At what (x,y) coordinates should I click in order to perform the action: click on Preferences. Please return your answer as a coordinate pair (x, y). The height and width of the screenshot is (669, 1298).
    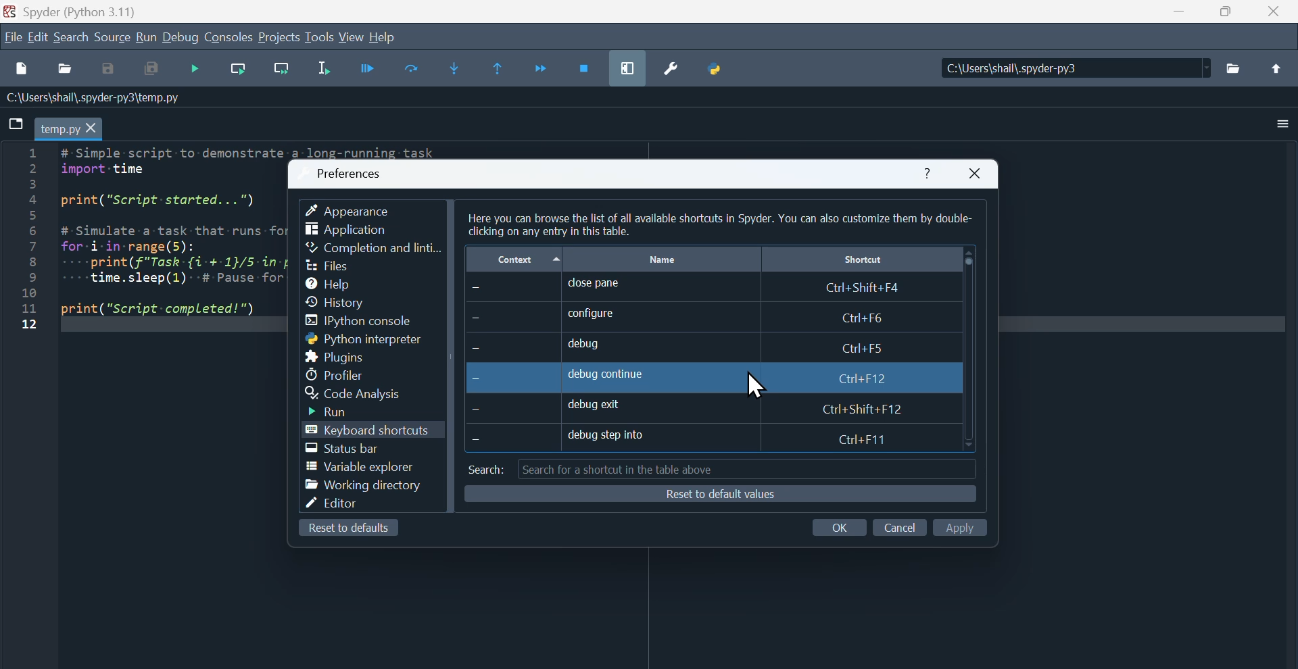
    Looking at the image, I should click on (352, 170).